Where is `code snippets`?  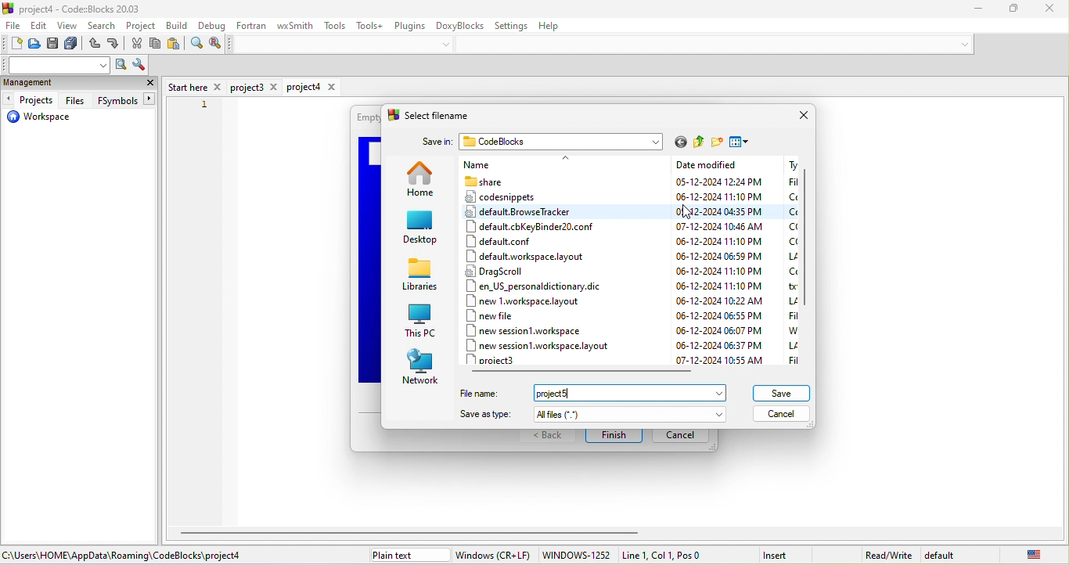
code snippets is located at coordinates (502, 199).